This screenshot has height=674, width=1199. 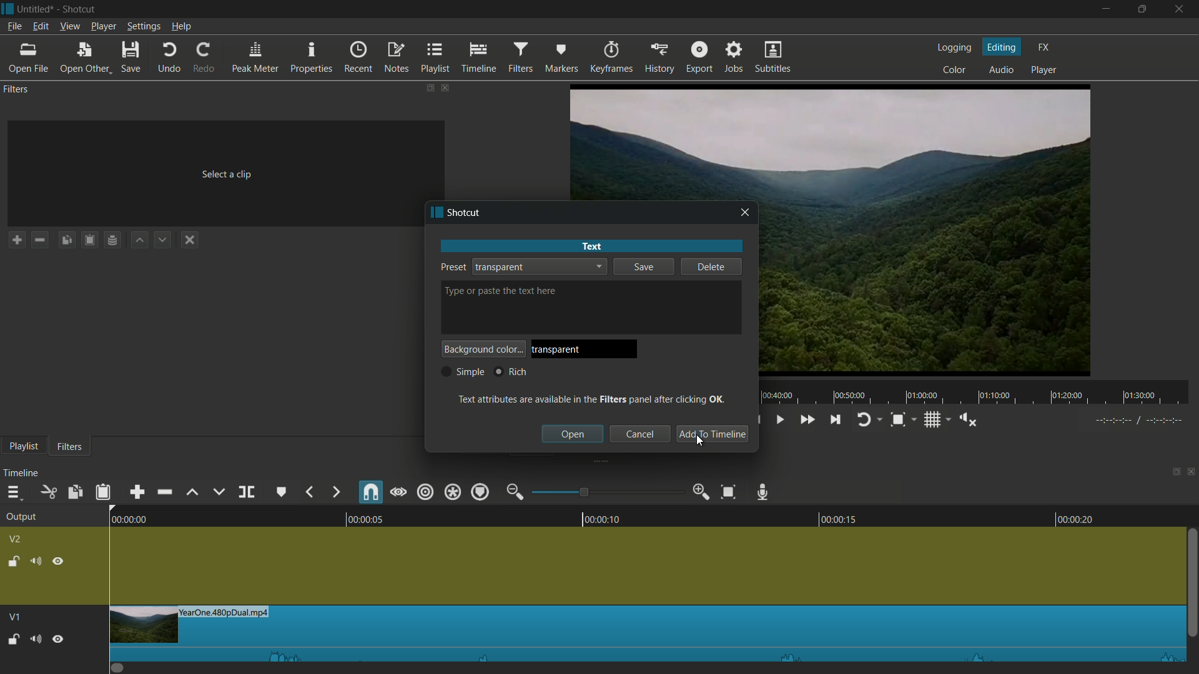 I want to click on 00:00:20, so click(x=1081, y=519).